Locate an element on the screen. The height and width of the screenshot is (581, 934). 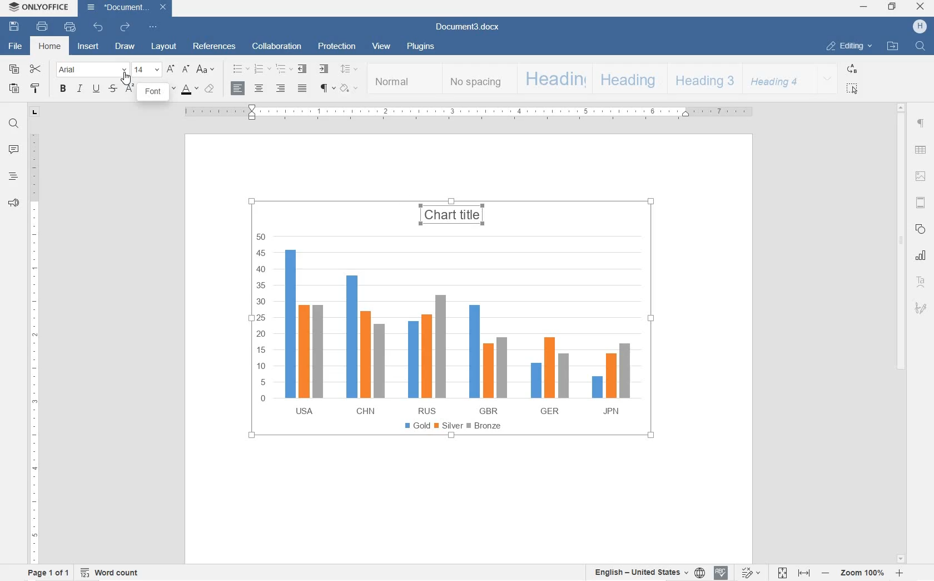
FIND is located at coordinates (14, 124).